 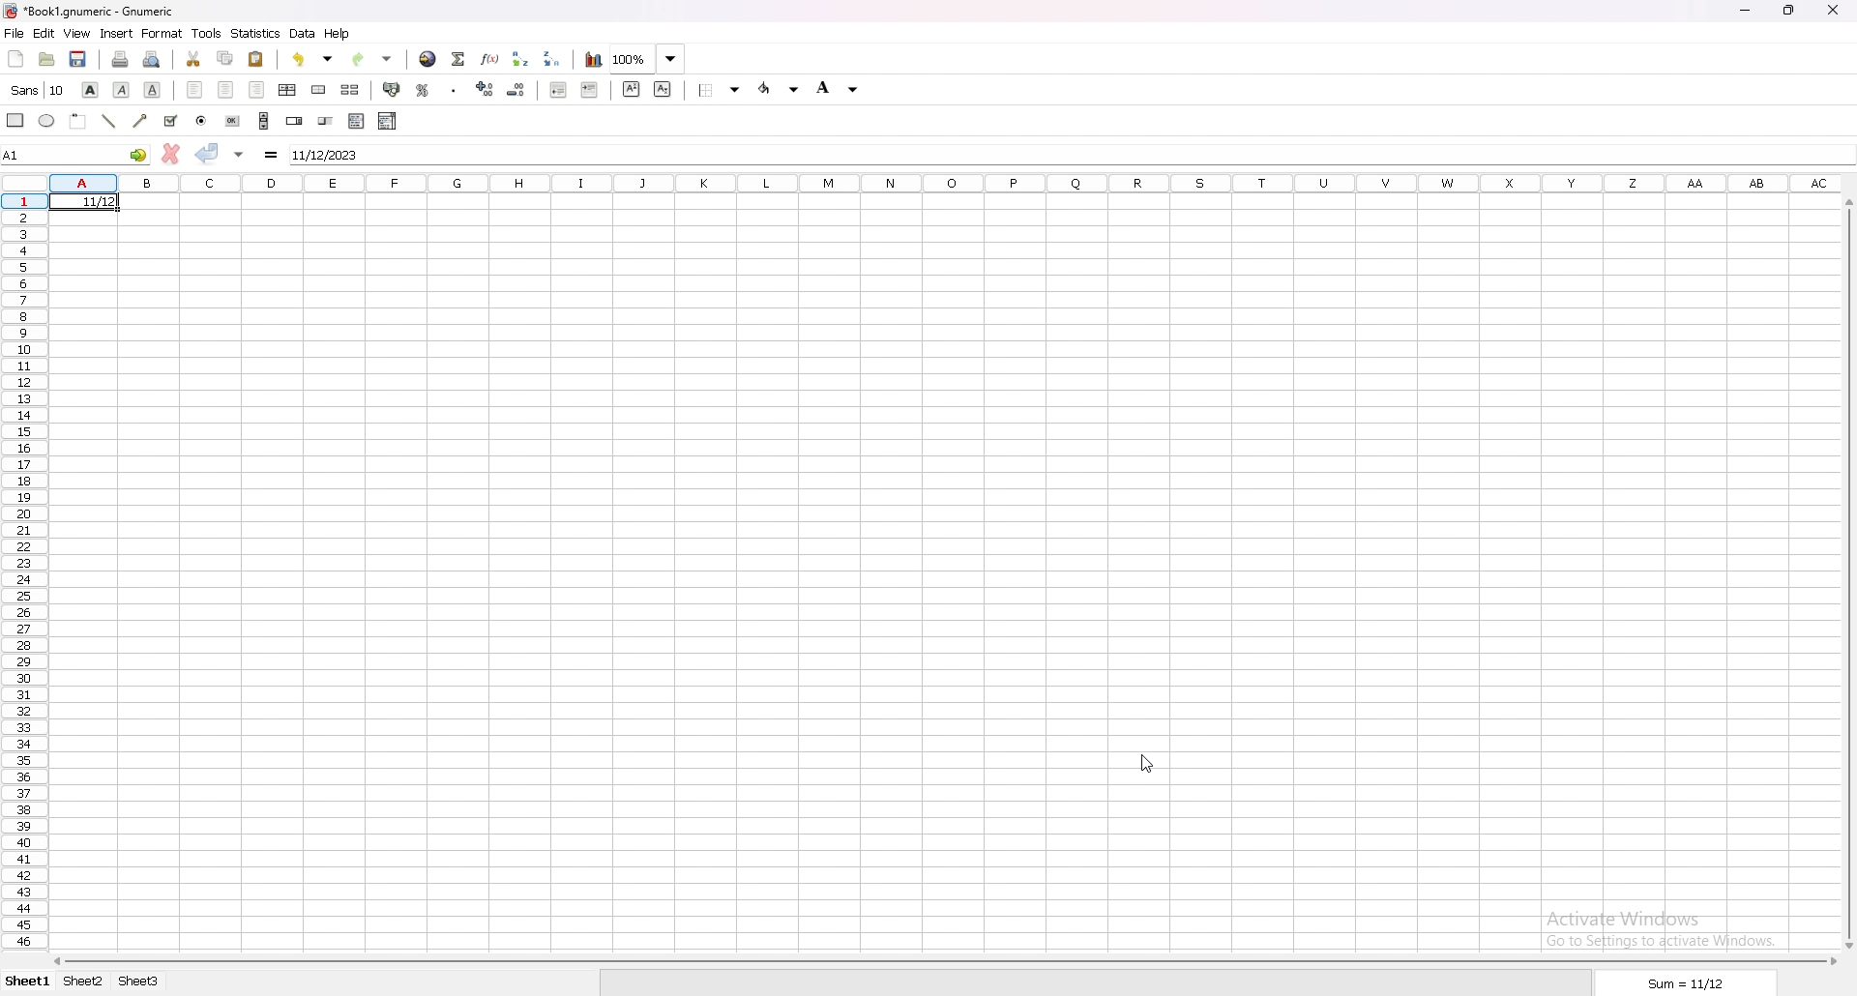 I want to click on combo box, so click(x=389, y=121).